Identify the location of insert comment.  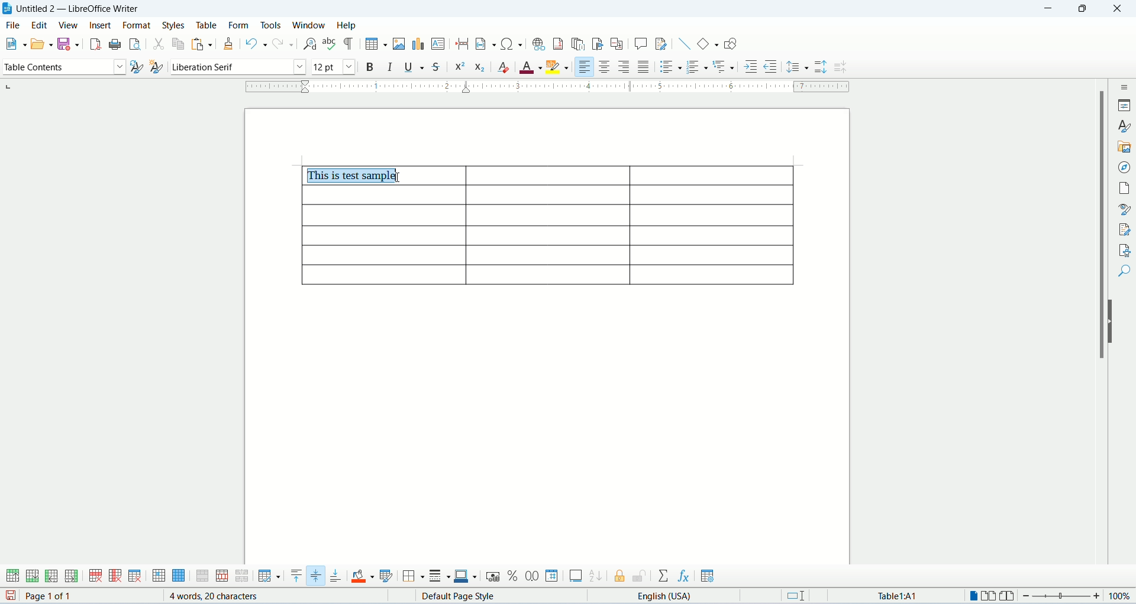
(640, 45).